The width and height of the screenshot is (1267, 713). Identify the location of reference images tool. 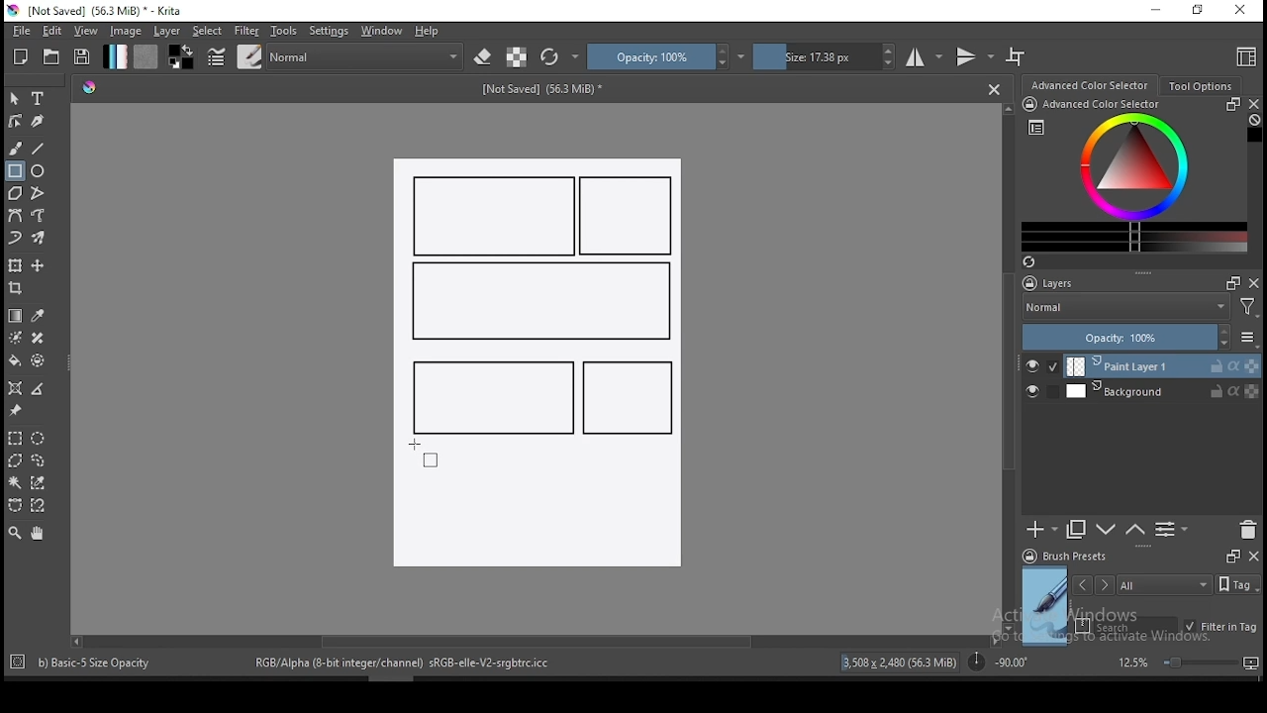
(14, 411).